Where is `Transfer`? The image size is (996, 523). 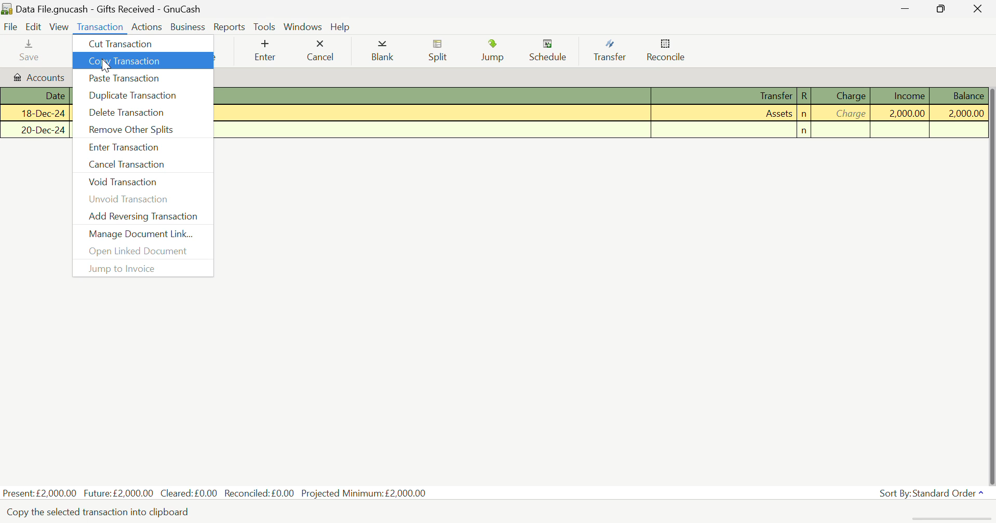
Transfer is located at coordinates (726, 130).